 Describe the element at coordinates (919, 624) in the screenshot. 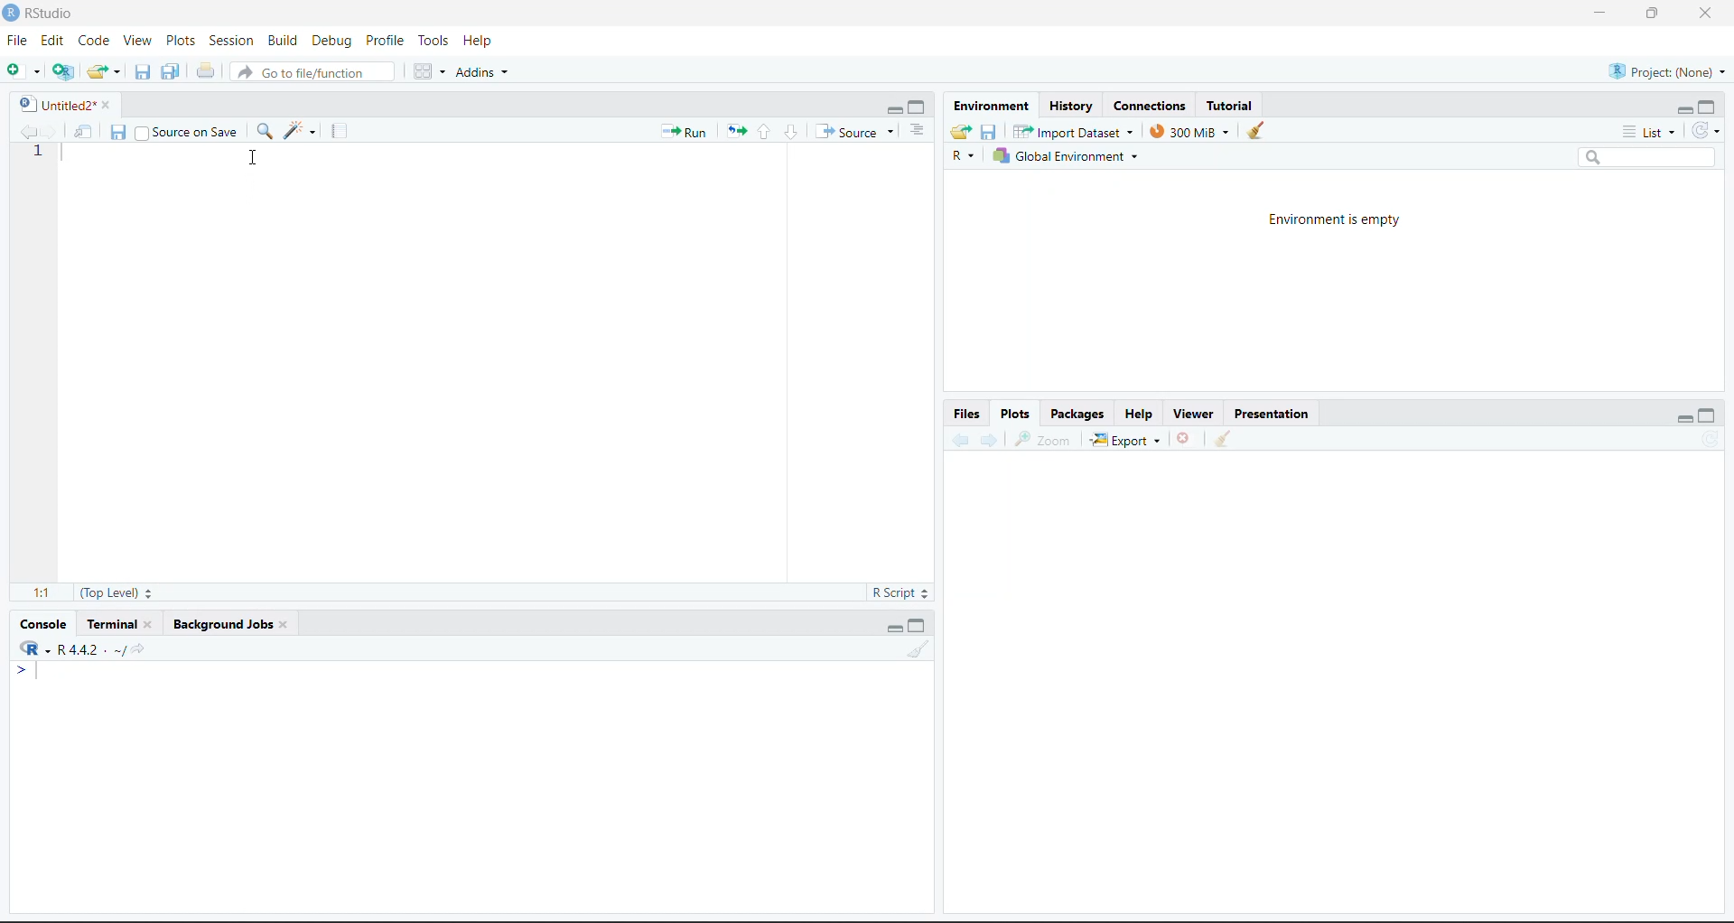

I see `hide console` at that location.